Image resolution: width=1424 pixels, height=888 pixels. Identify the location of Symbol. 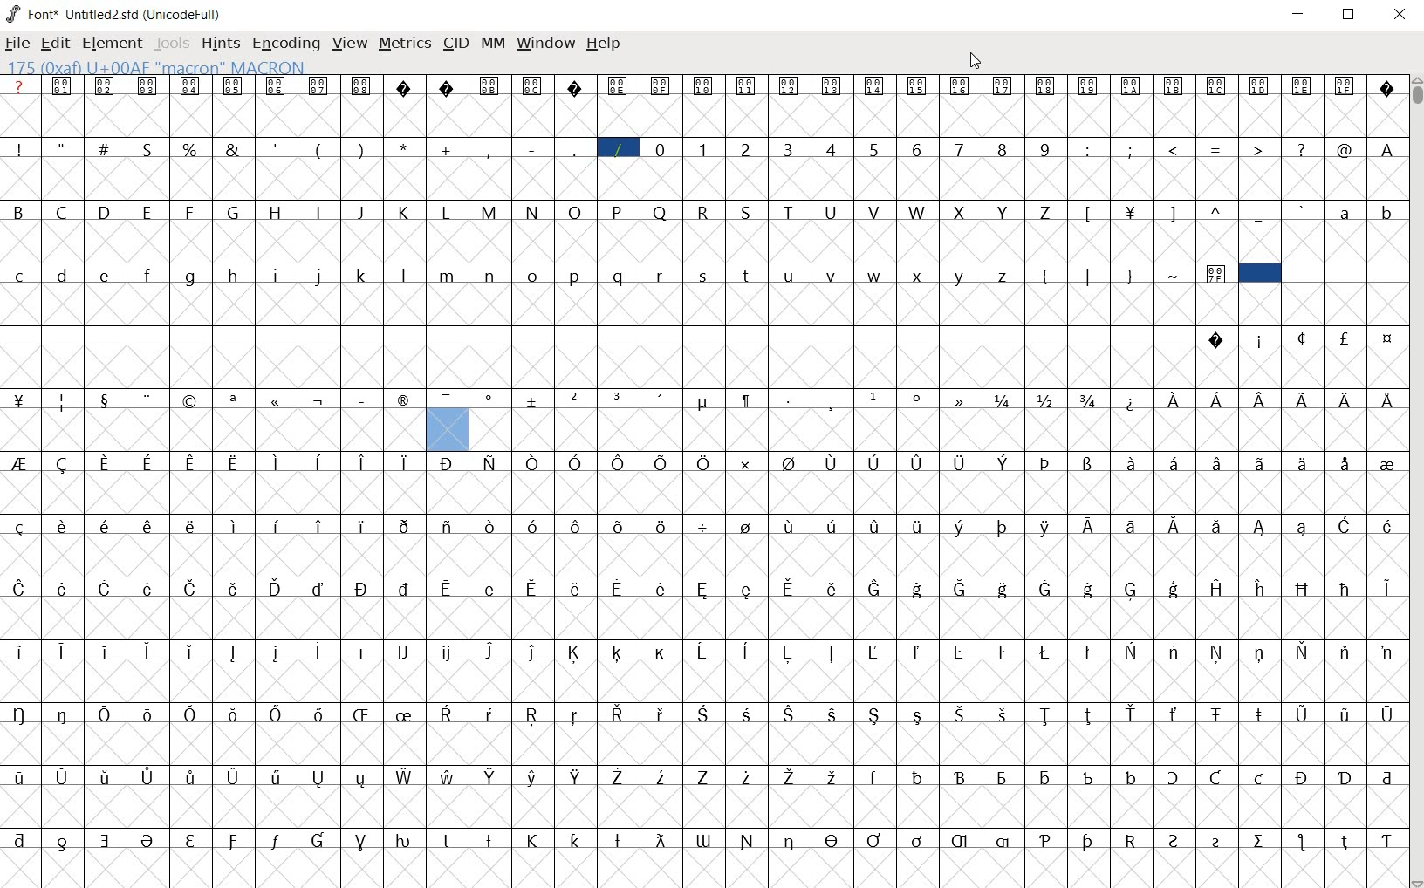
(1304, 338).